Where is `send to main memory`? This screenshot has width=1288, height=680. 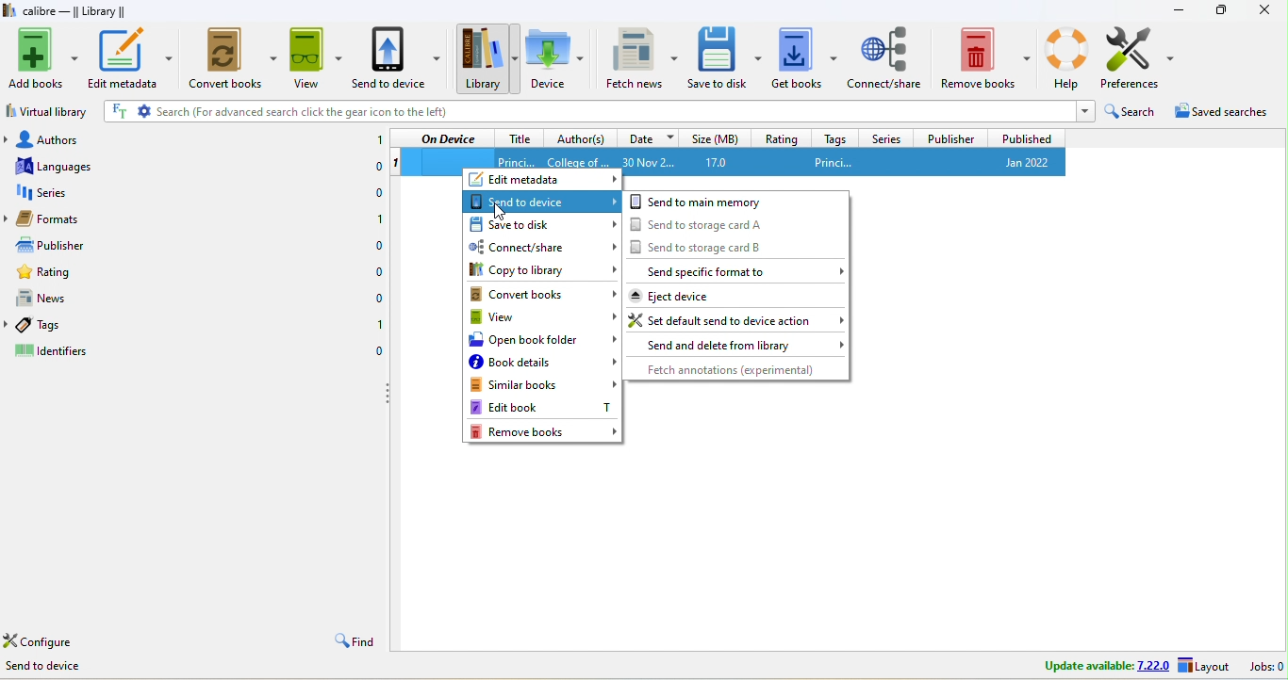
send to main memory is located at coordinates (737, 202).